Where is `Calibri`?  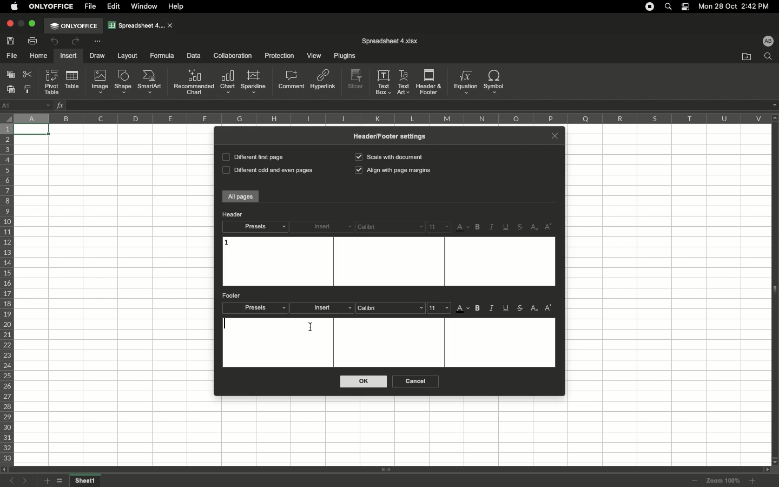 Calibri is located at coordinates (390, 227).